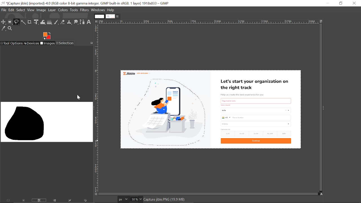 The image size is (361, 203). I want to click on Move tool, so click(3, 22).